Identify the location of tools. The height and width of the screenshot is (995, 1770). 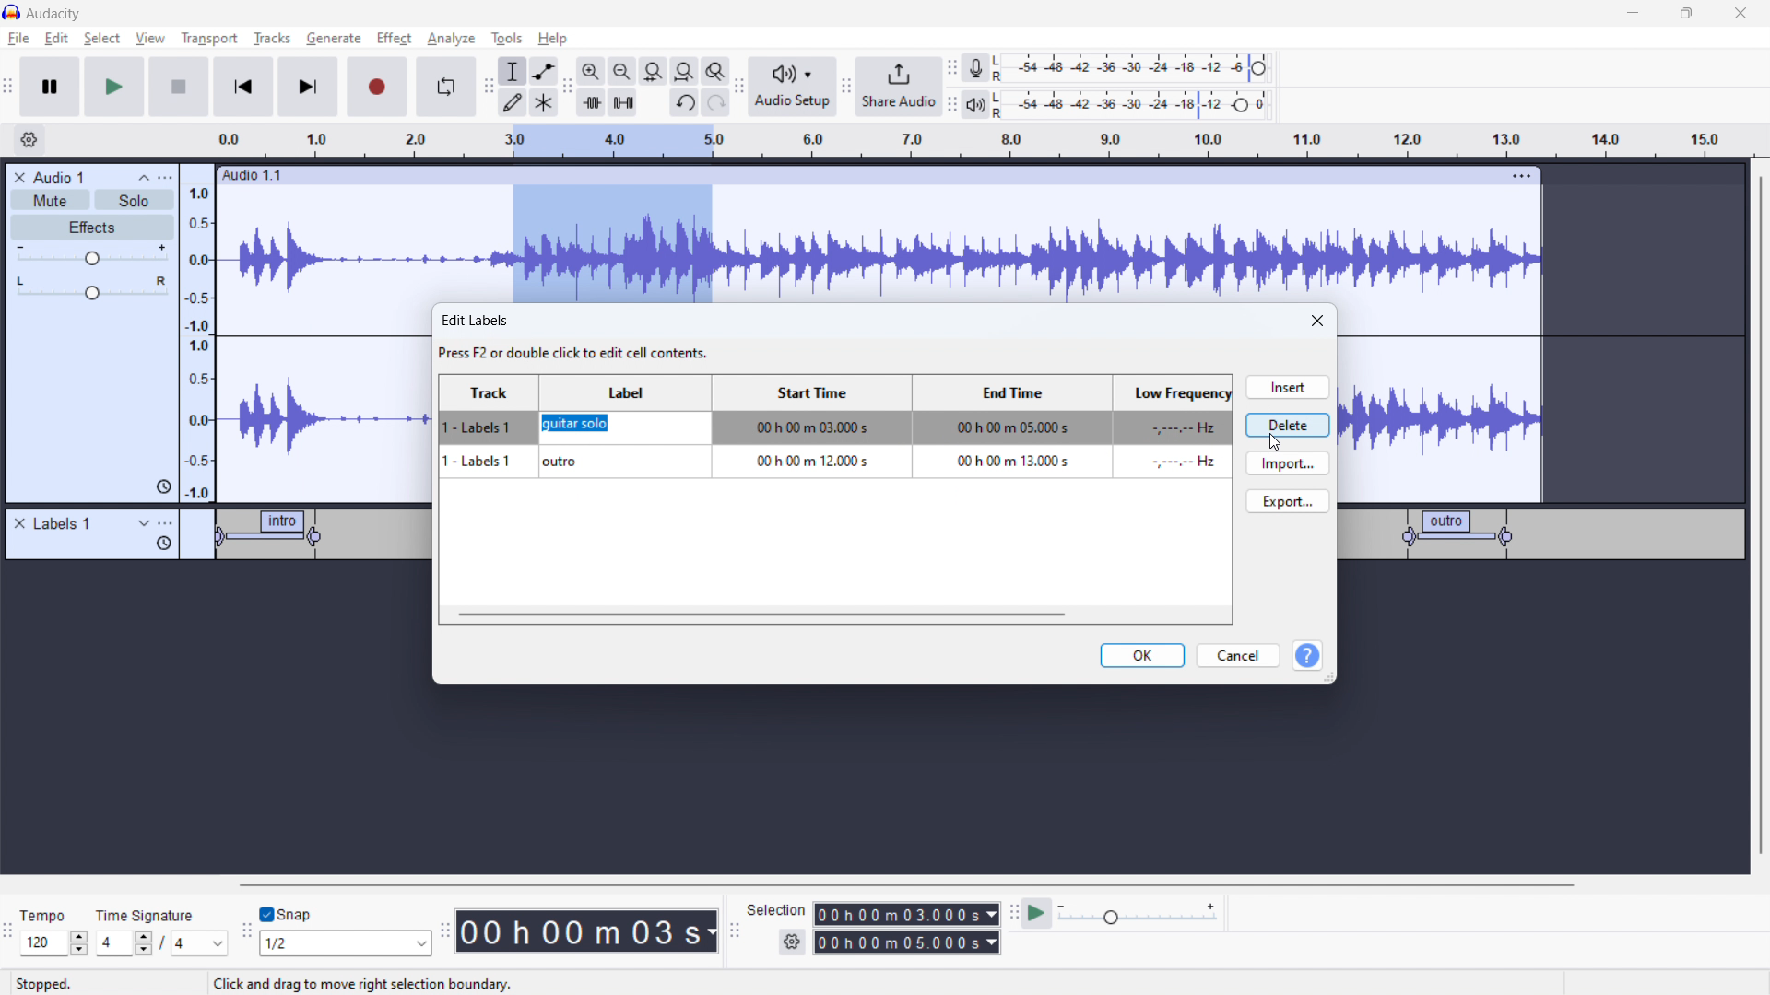
(504, 38).